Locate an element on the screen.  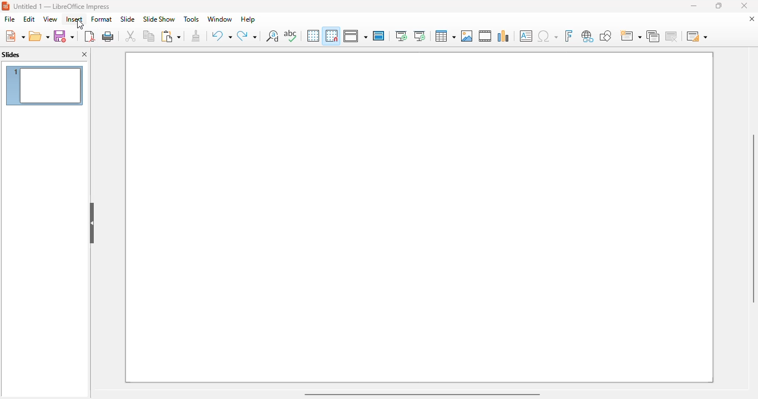
open is located at coordinates (39, 37).